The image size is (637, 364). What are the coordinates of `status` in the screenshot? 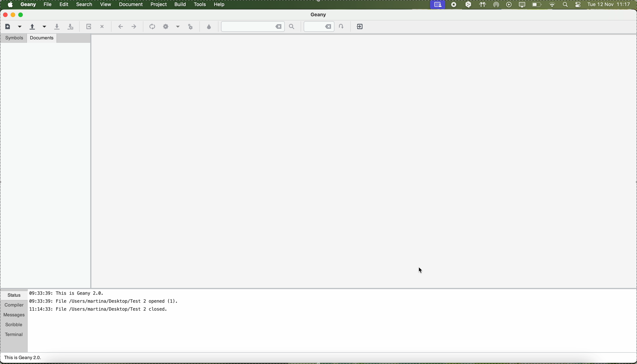 It's located at (14, 296).